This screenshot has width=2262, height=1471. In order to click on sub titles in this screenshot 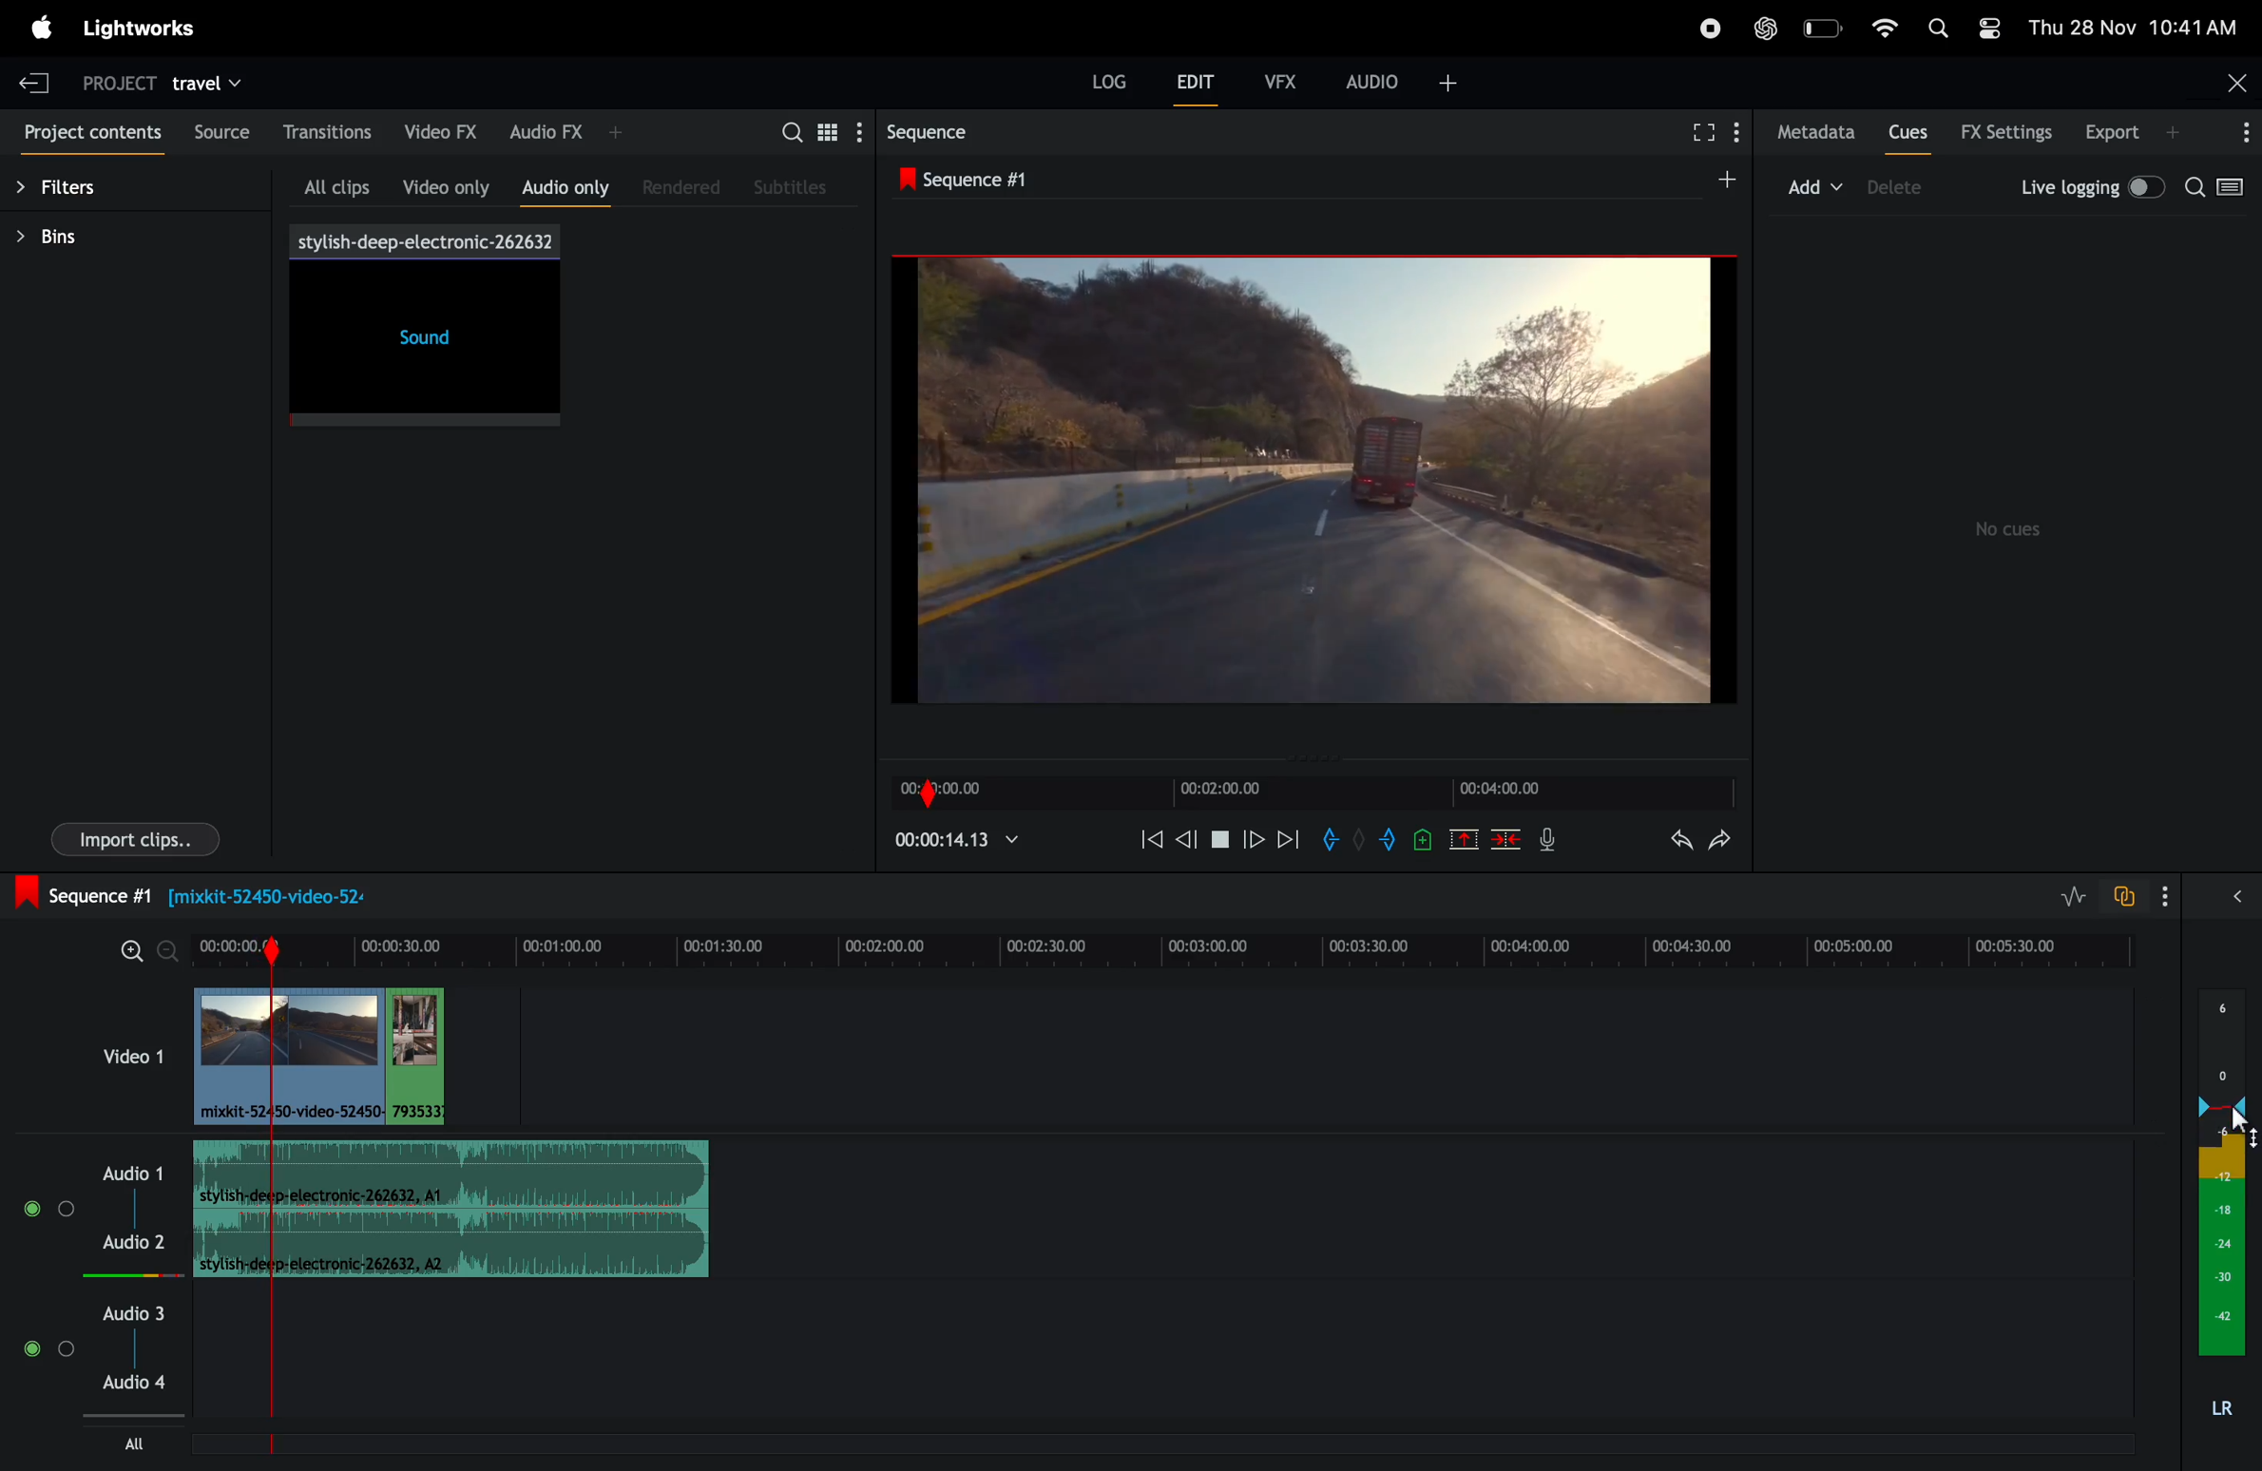, I will do `click(799, 185)`.